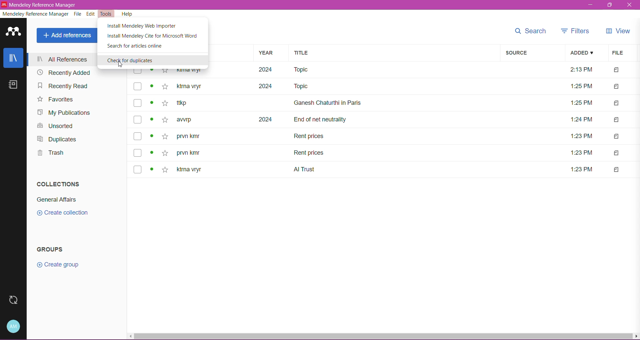 Image resolution: width=640 pixels, height=340 pixels. I want to click on Filters, so click(576, 32).